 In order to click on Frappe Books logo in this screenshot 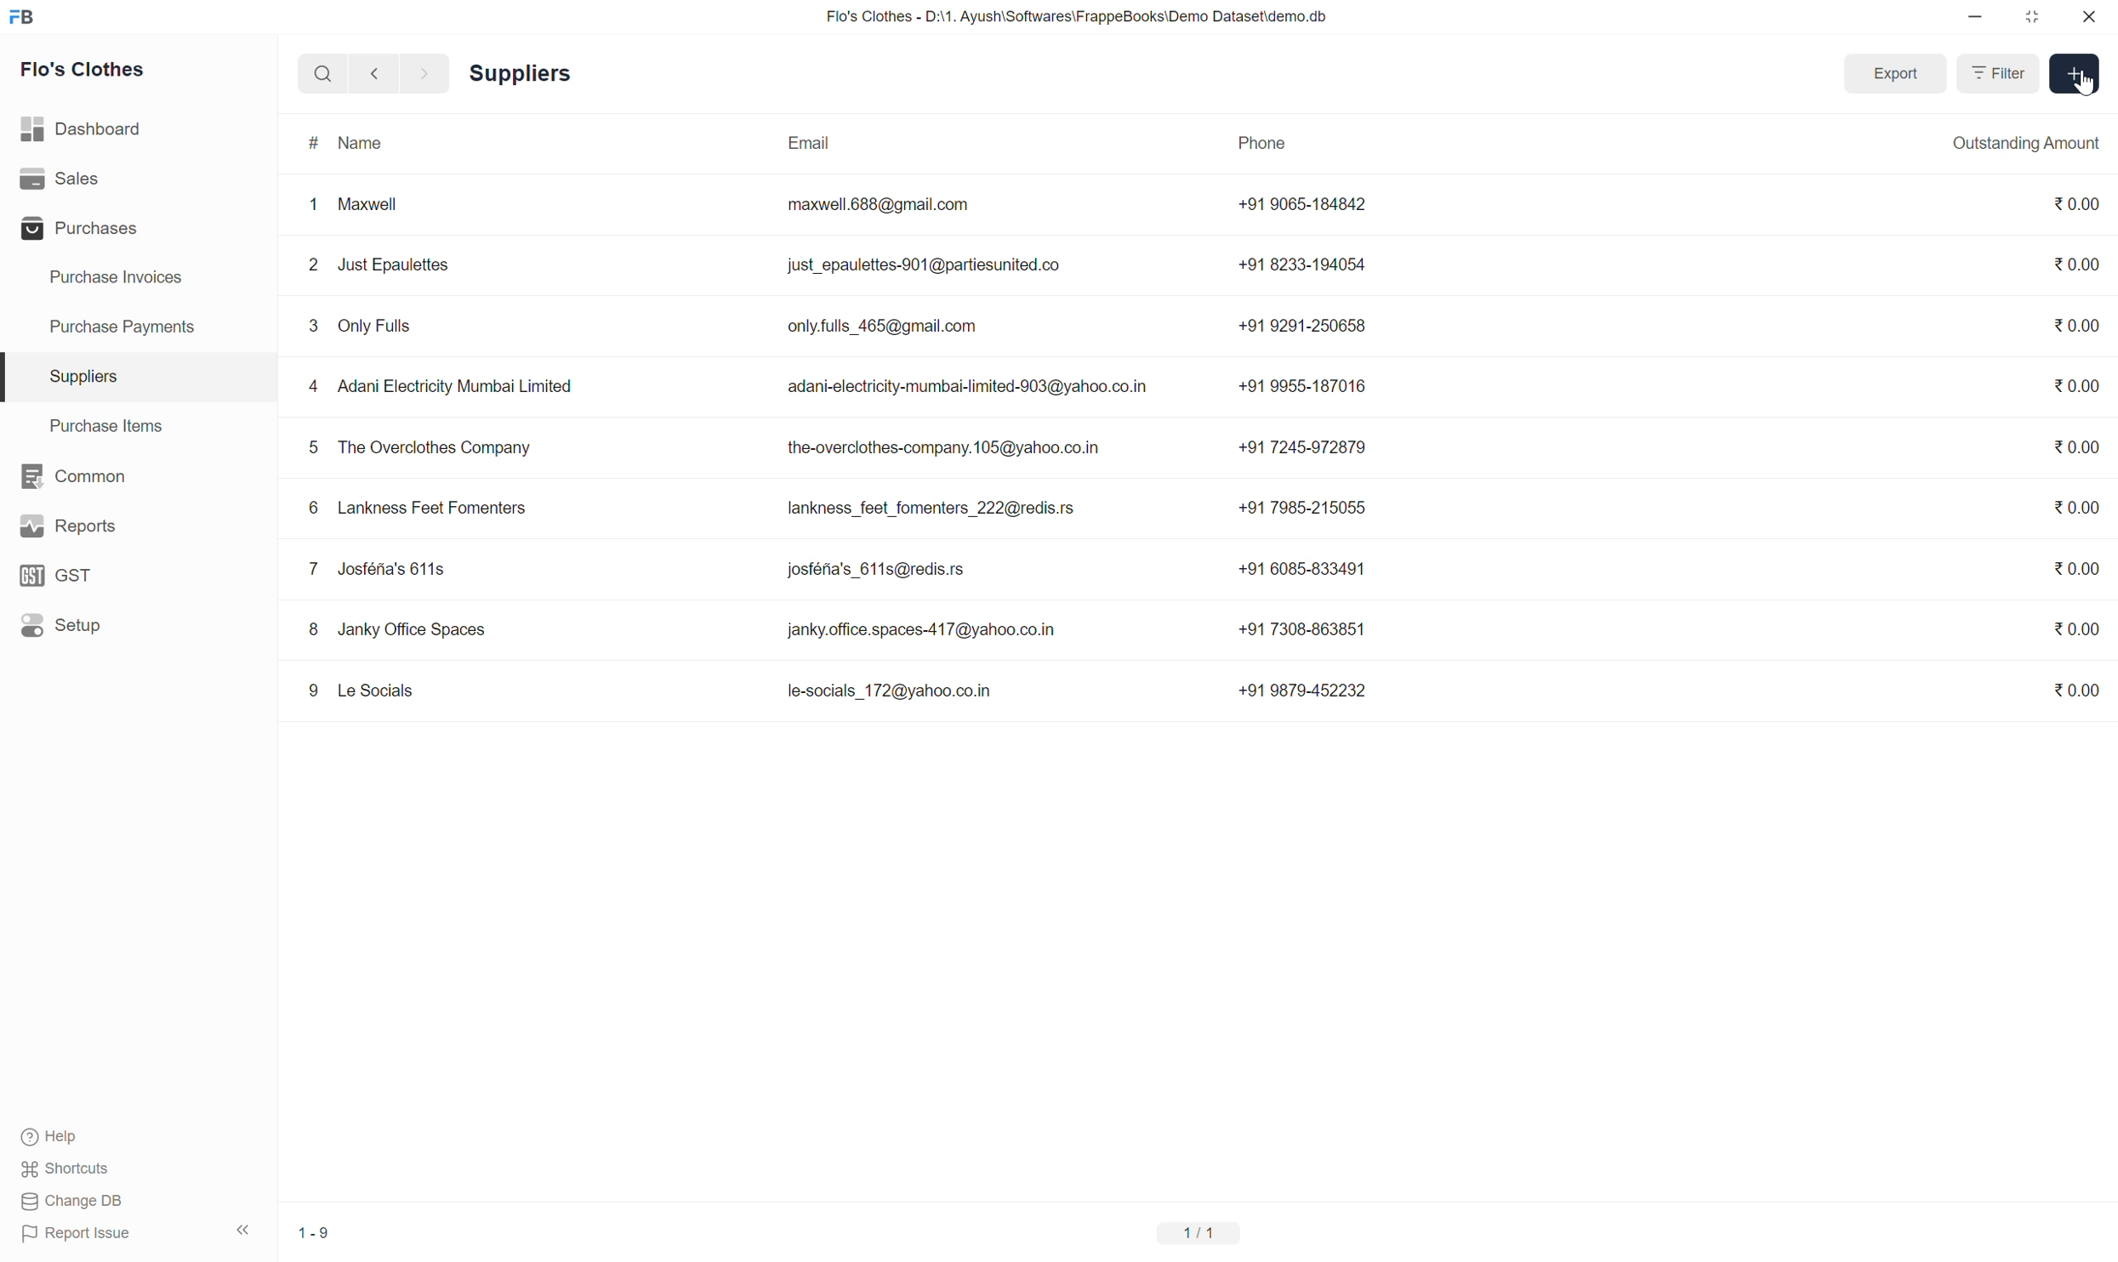, I will do `click(21, 17)`.